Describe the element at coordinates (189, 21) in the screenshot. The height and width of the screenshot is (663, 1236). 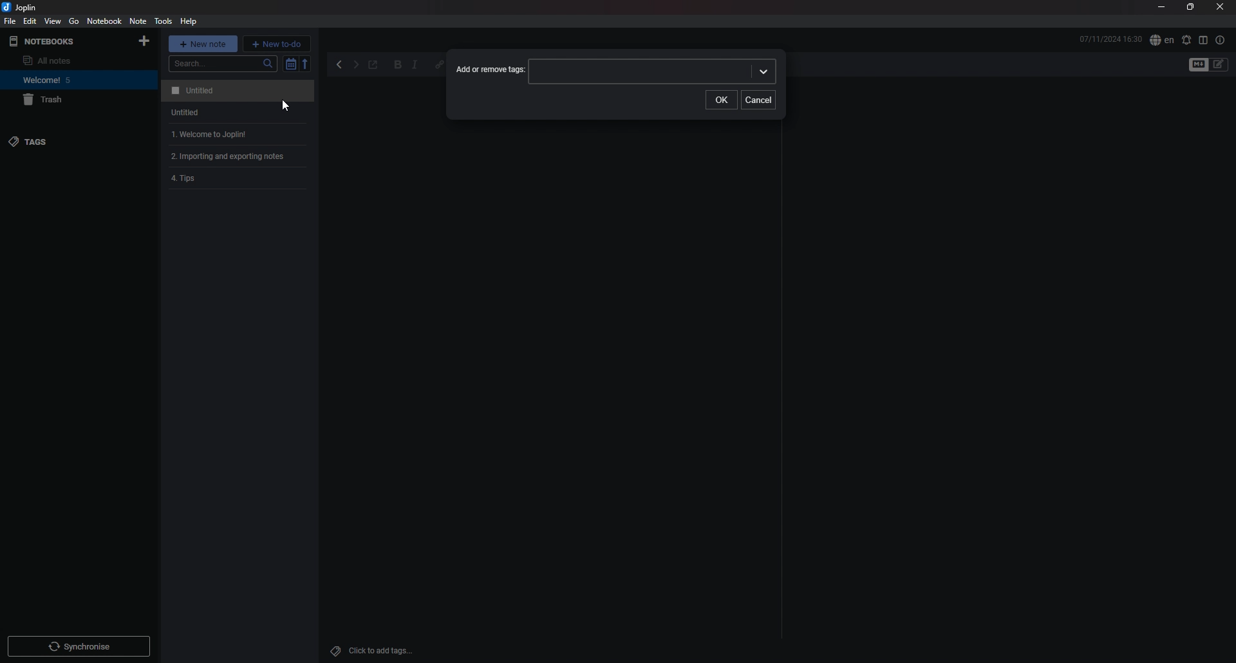
I see `HELP` at that location.